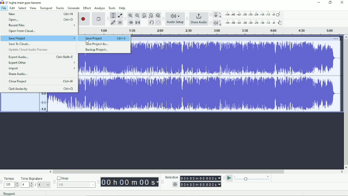 The image size is (348, 196). I want to click on Minimize, so click(319, 3).